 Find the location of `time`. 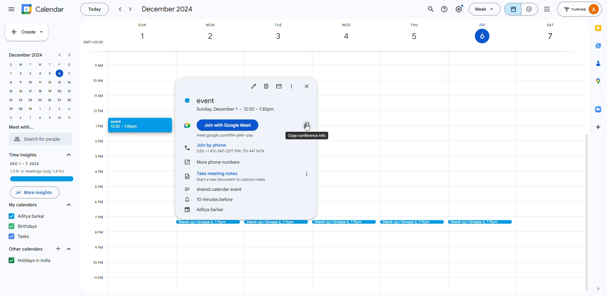

time is located at coordinates (38, 167).